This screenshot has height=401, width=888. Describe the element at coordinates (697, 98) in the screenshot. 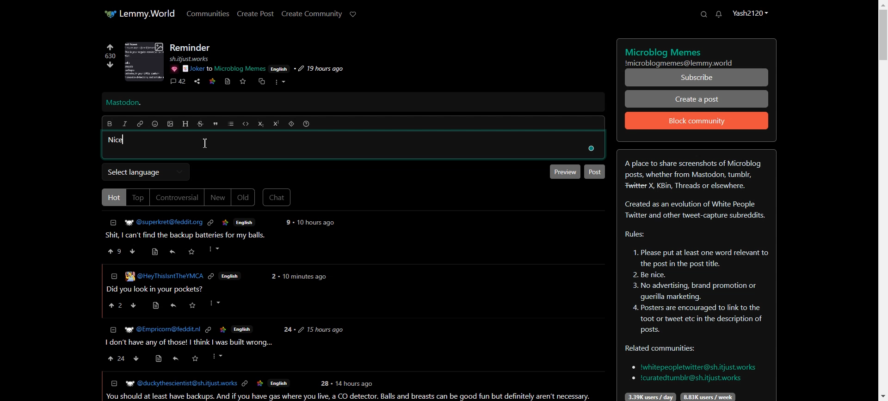

I see `Create a post` at that location.